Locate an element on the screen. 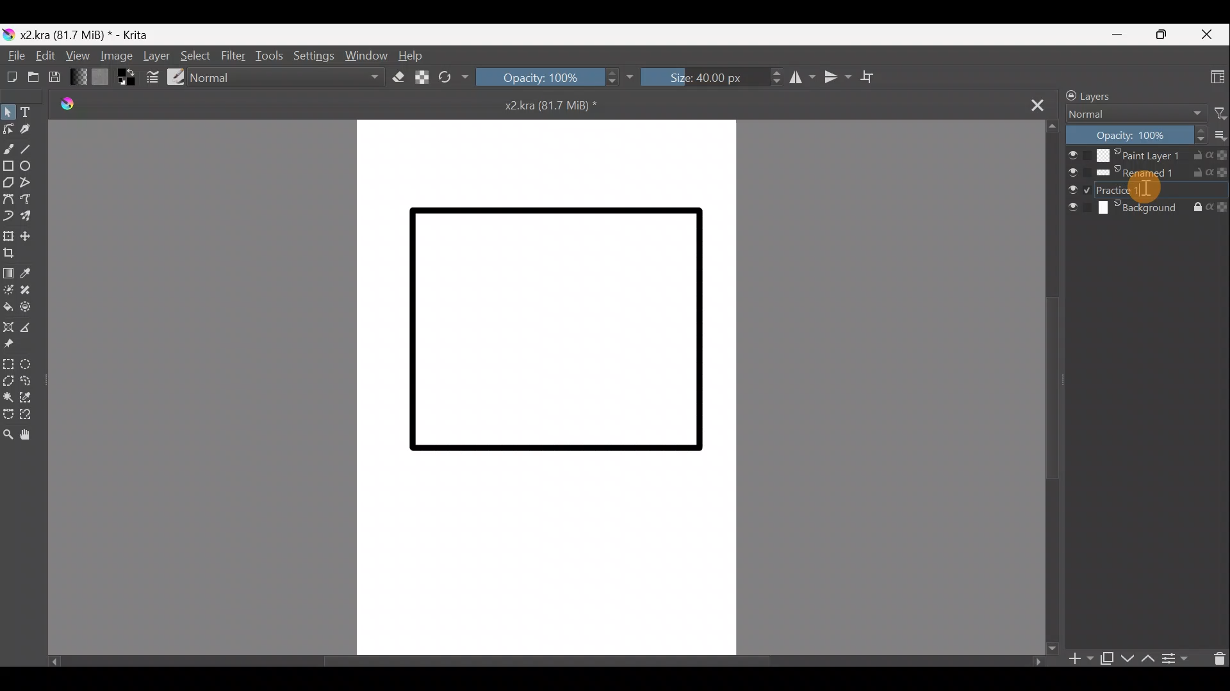  Move layer/mask up is located at coordinates (1151, 657).